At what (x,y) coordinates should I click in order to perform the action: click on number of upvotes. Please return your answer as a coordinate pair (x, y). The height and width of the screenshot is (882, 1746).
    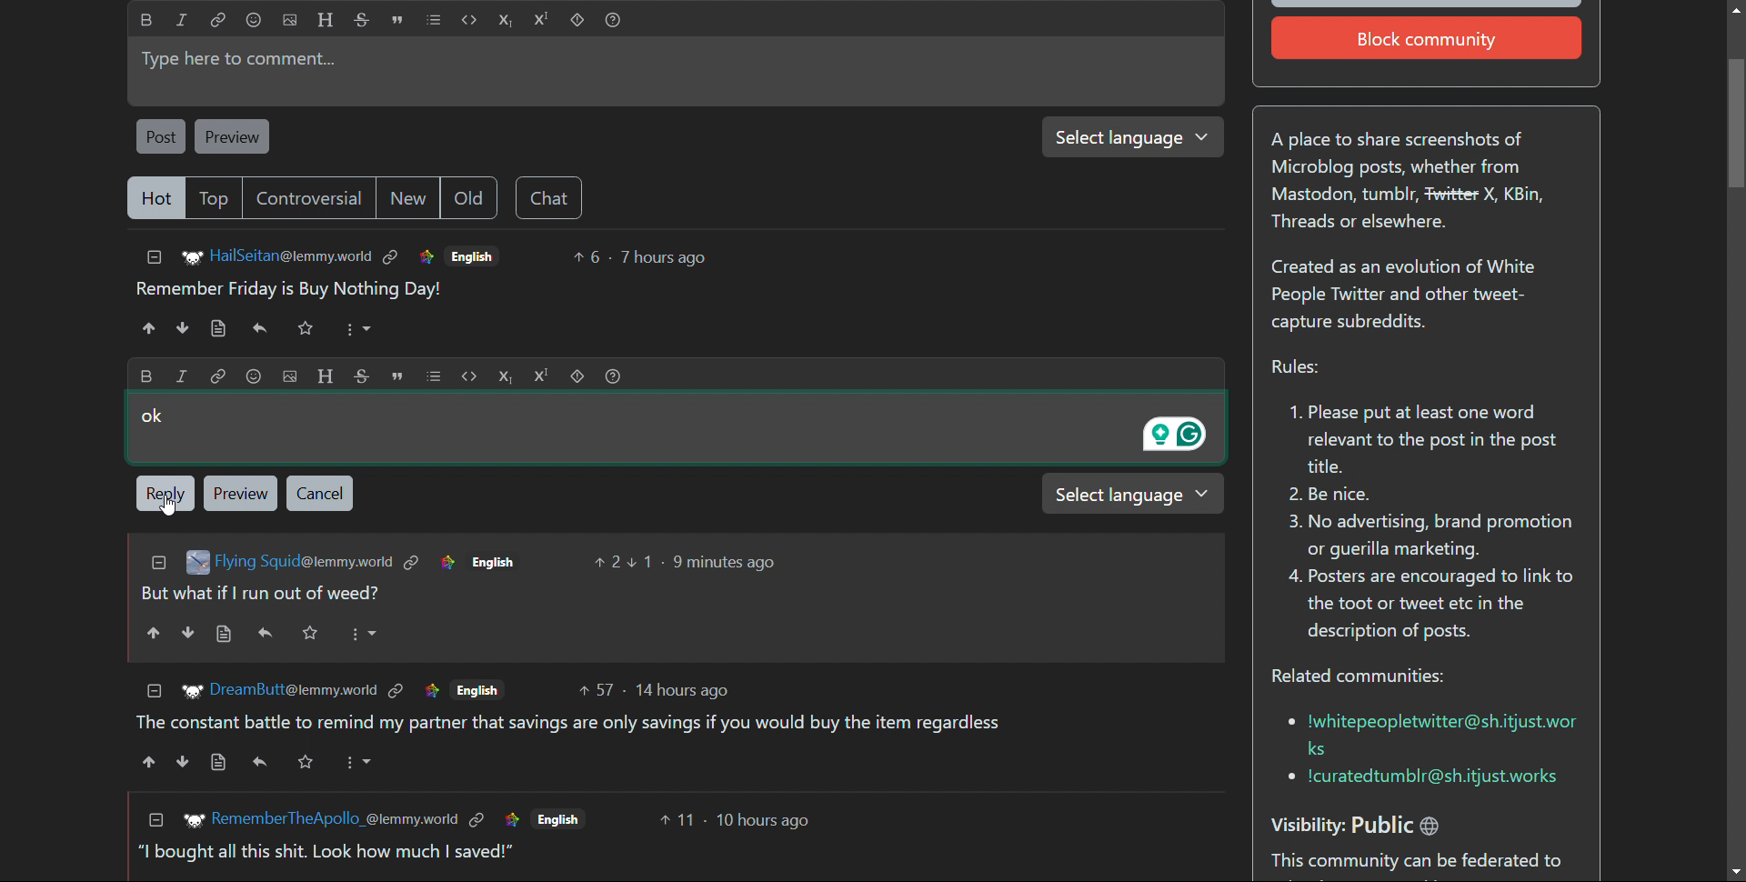
    Looking at the image, I should click on (607, 561).